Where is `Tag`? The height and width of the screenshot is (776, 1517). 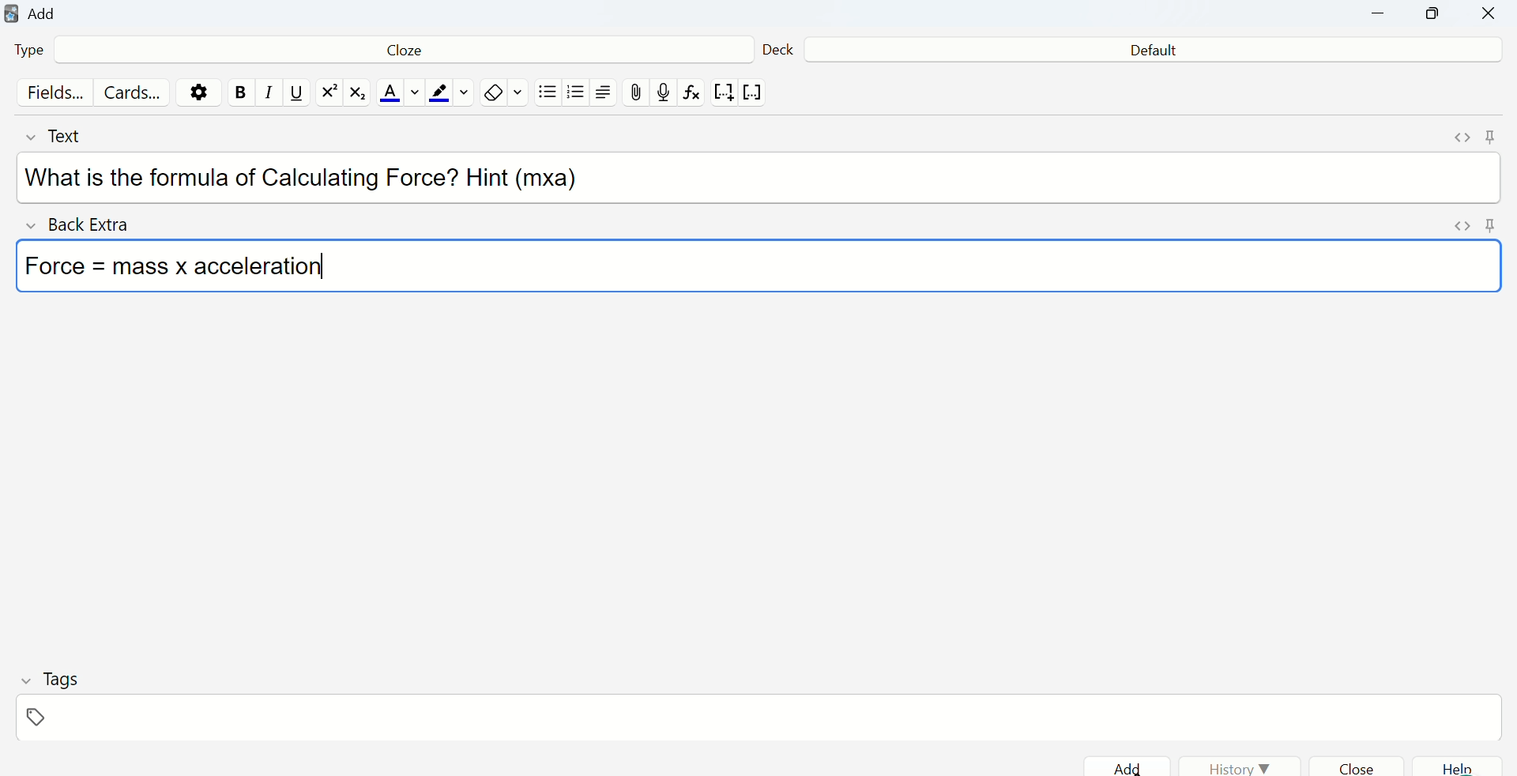 Tag is located at coordinates (36, 720).